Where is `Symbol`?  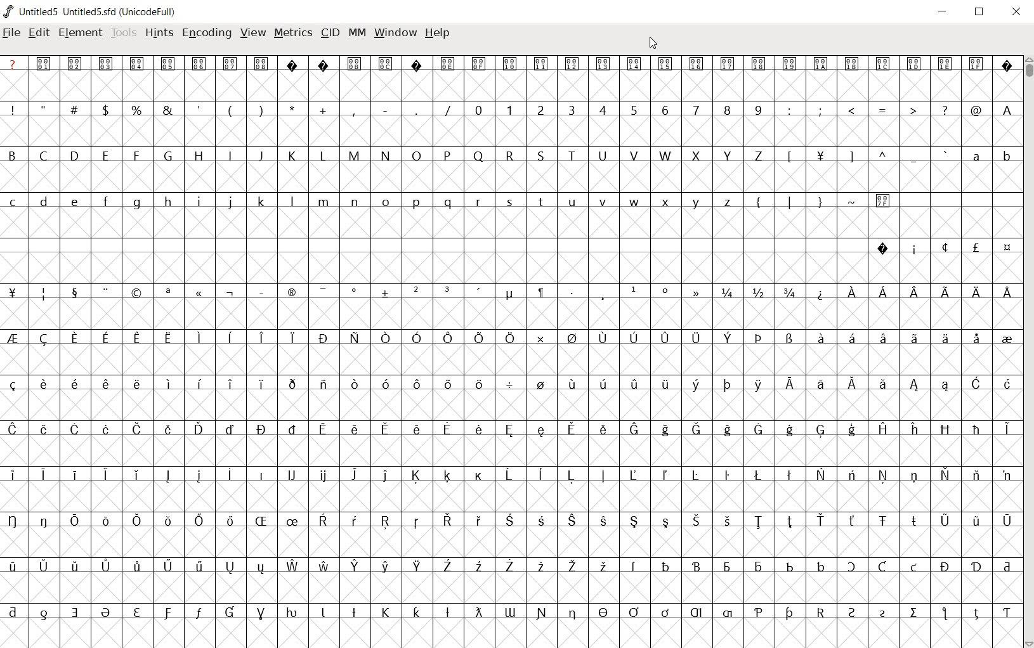 Symbol is located at coordinates (634, 384).